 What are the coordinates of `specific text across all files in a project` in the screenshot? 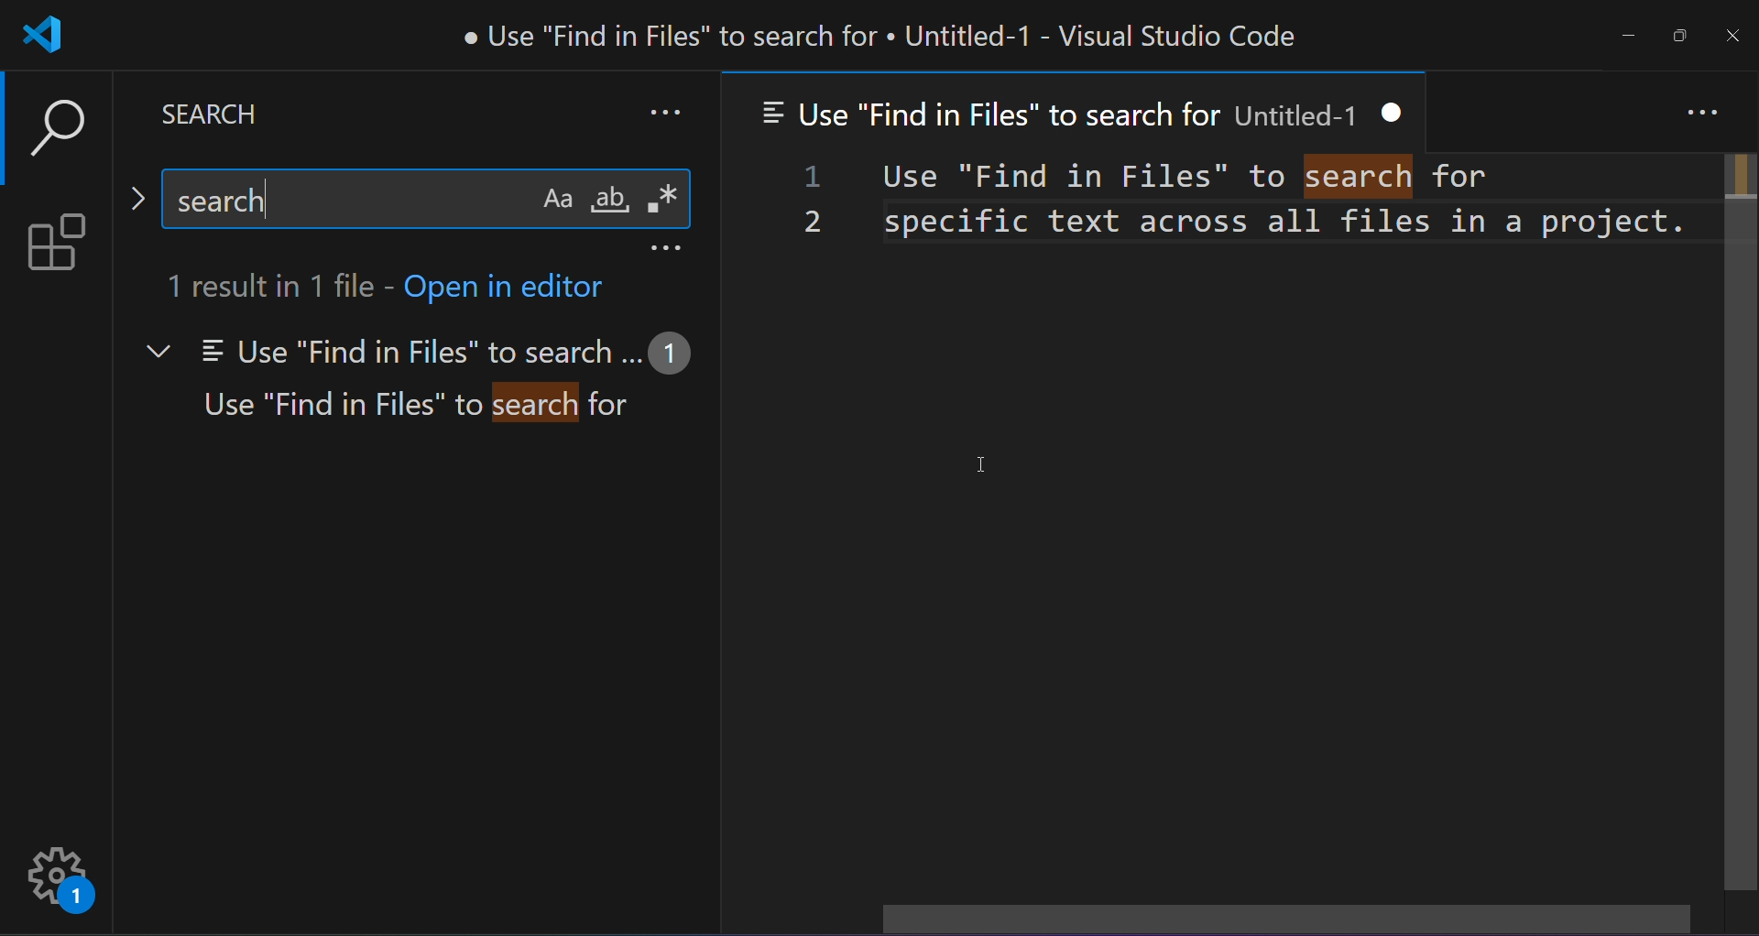 It's located at (1271, 229).